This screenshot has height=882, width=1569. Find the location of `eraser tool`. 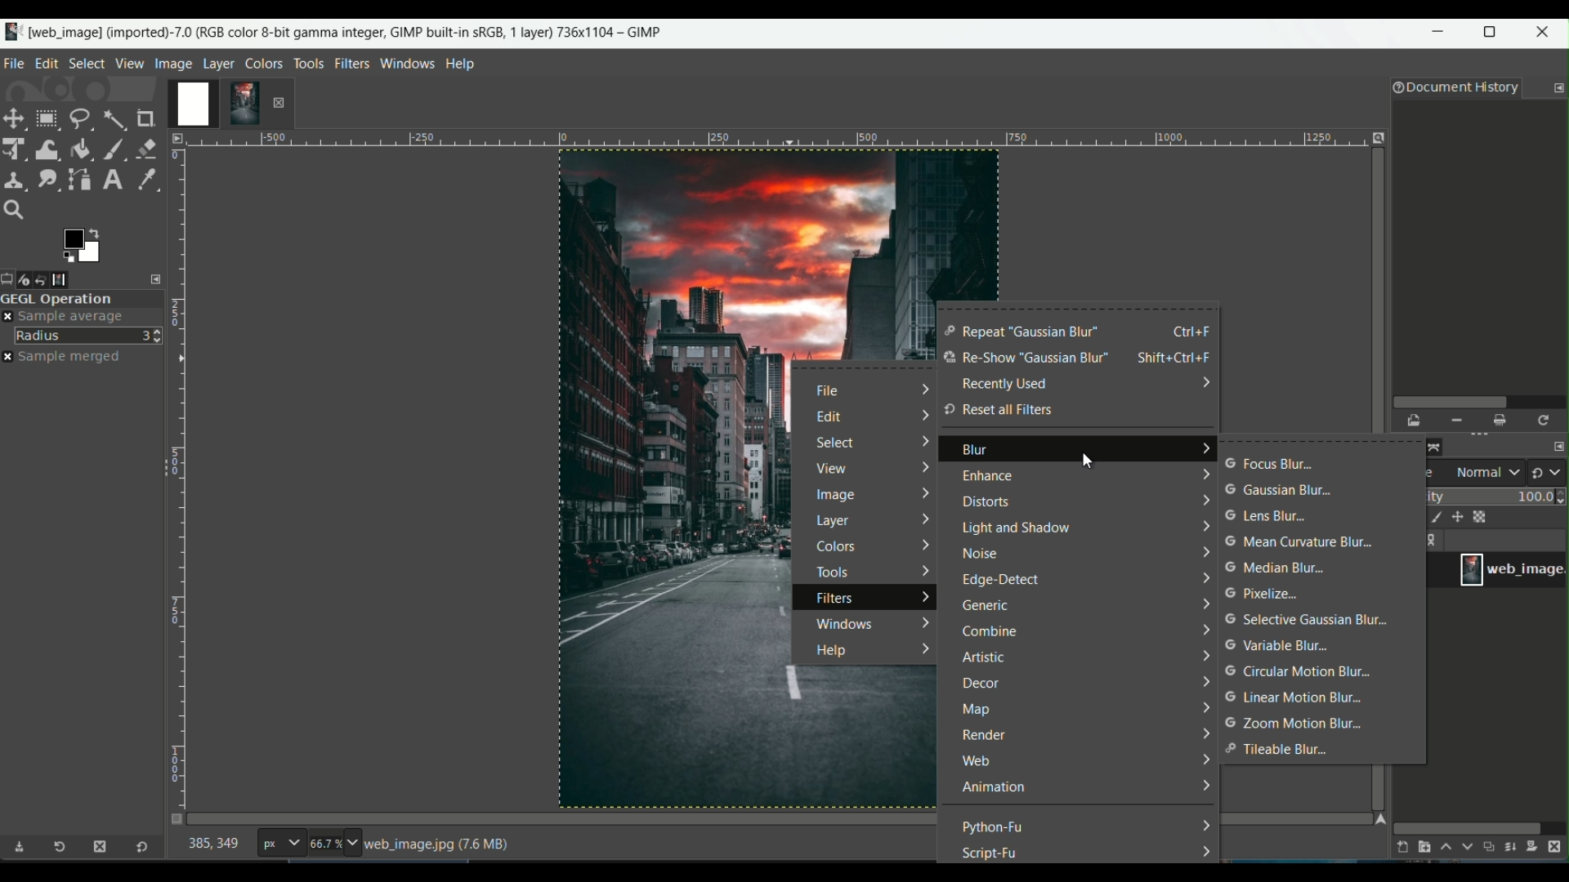

eraser tool is located at coordinates (148, 146).